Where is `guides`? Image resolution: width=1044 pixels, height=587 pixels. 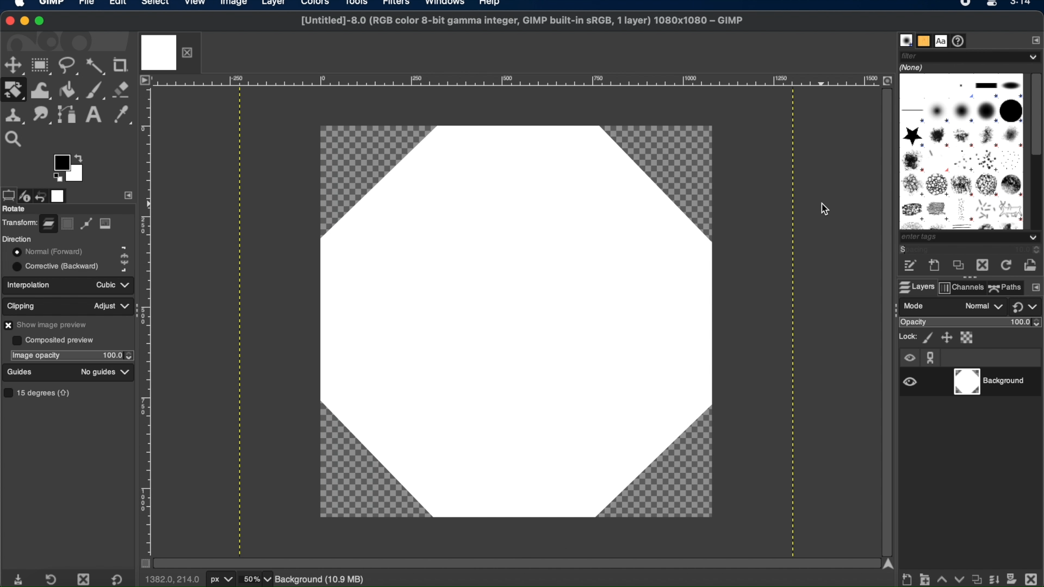 guides is located at coordinates (20, 372).